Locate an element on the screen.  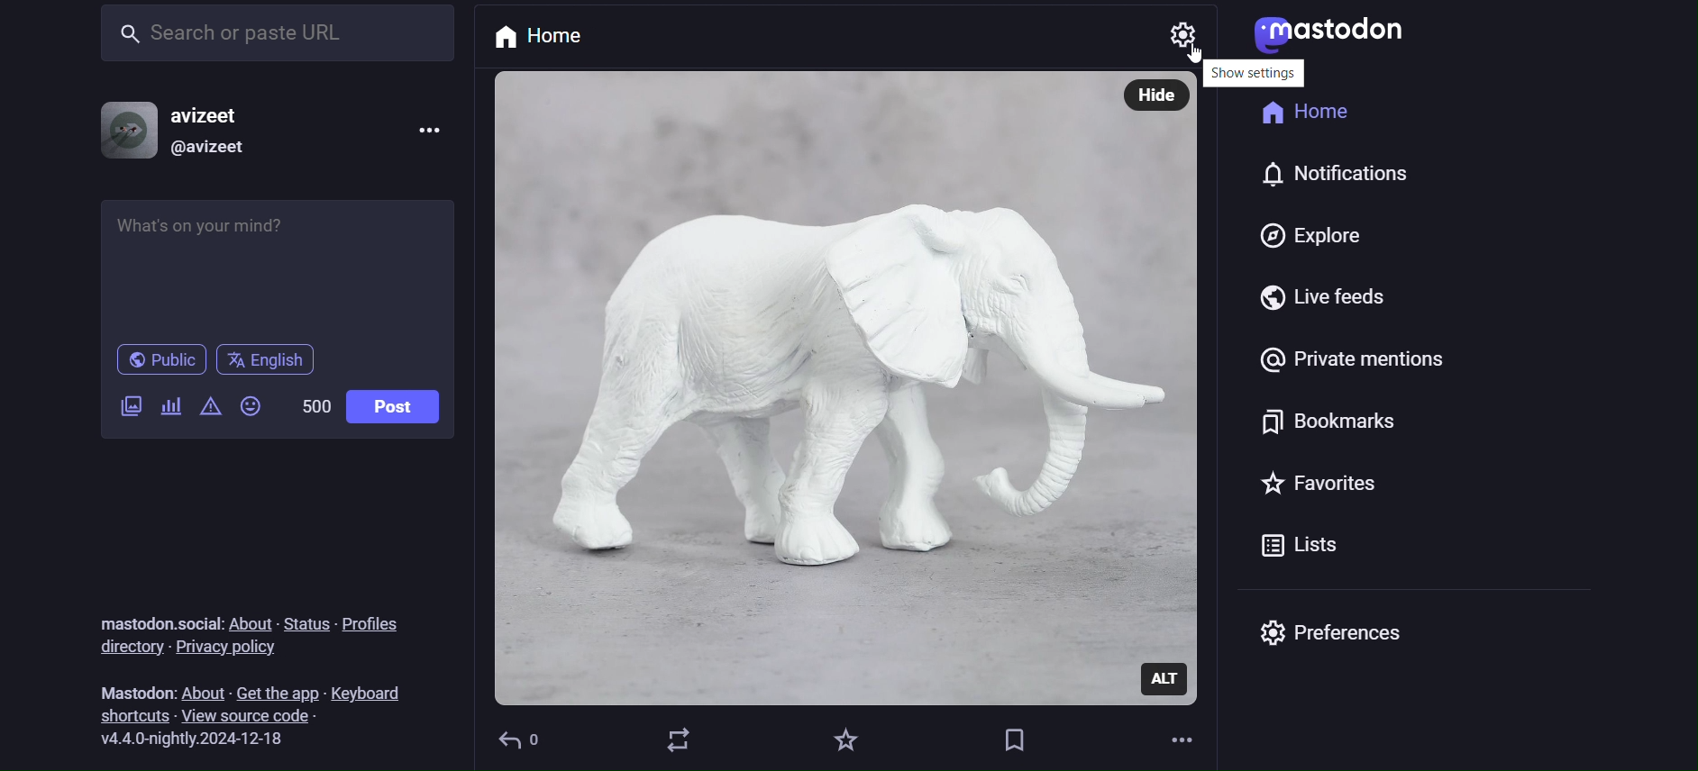
Live feeds is located at coordinates (1327, 303).